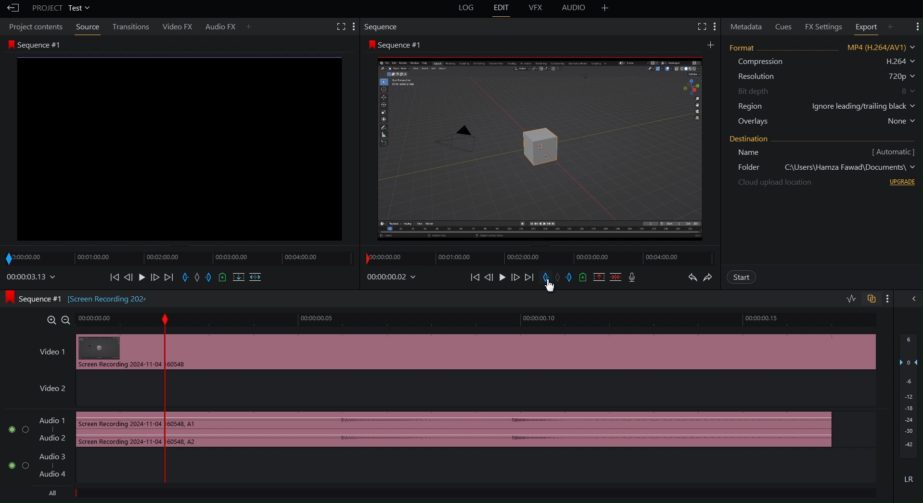  Describe the element at coordinates (872, 26) in the screenshot. I see `Export` at that location.